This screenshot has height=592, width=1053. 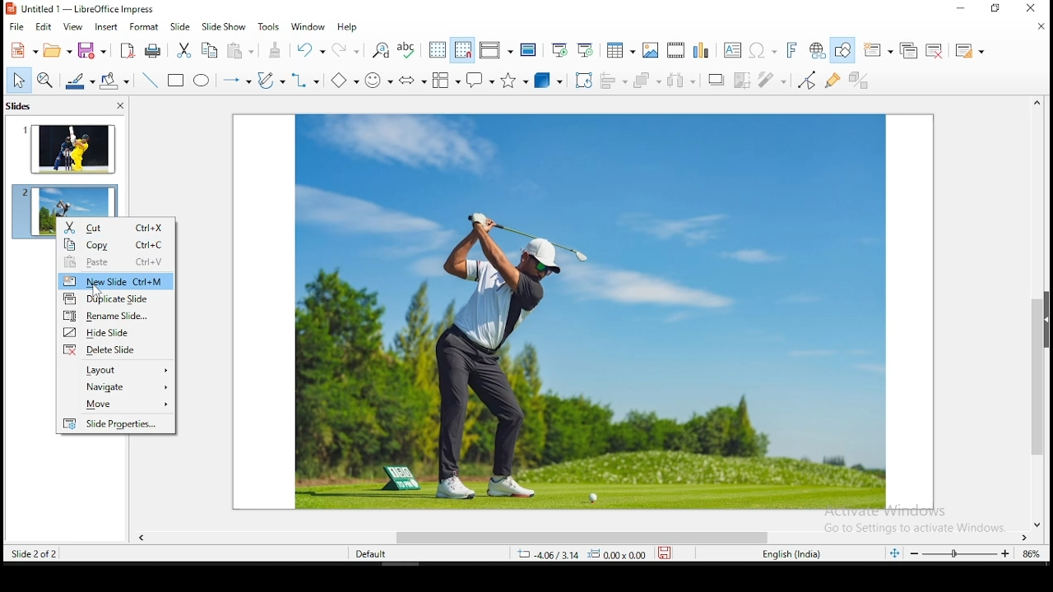 What do you see at coordinates (791, 49) in the screenshot?
I see `insert fontwork text` at bounding box center [791, 49].